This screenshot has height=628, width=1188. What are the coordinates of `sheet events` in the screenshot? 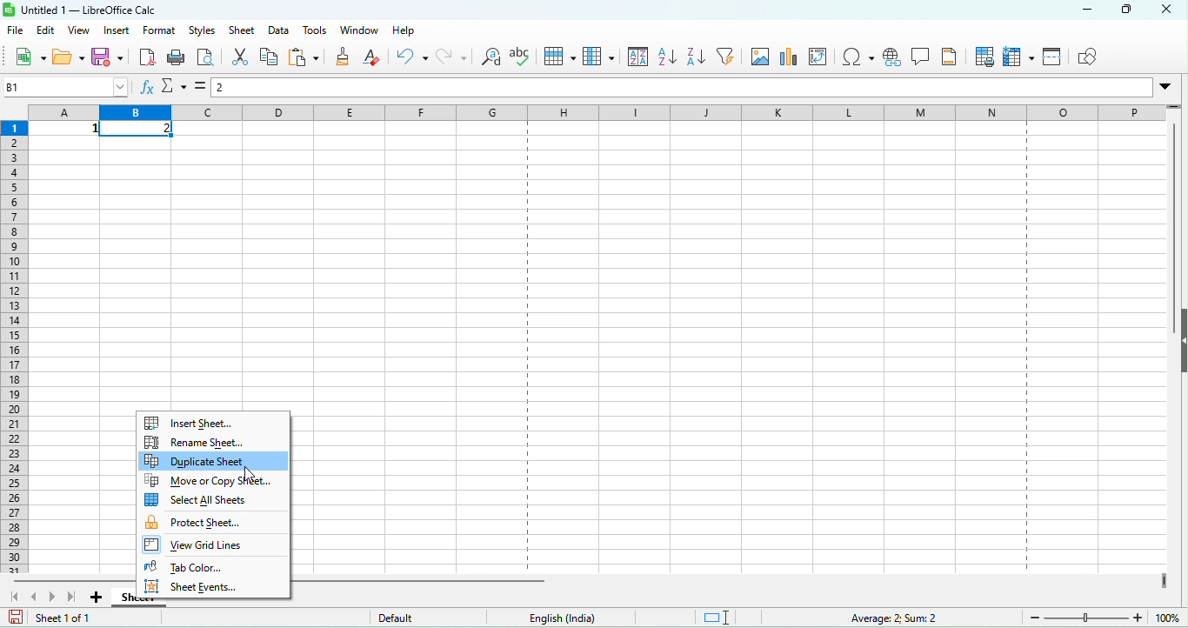 It's located at (217, 590).